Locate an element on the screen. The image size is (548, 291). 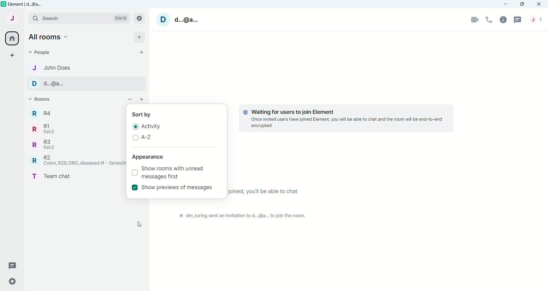
Activity is located at coordinates (152, 127).